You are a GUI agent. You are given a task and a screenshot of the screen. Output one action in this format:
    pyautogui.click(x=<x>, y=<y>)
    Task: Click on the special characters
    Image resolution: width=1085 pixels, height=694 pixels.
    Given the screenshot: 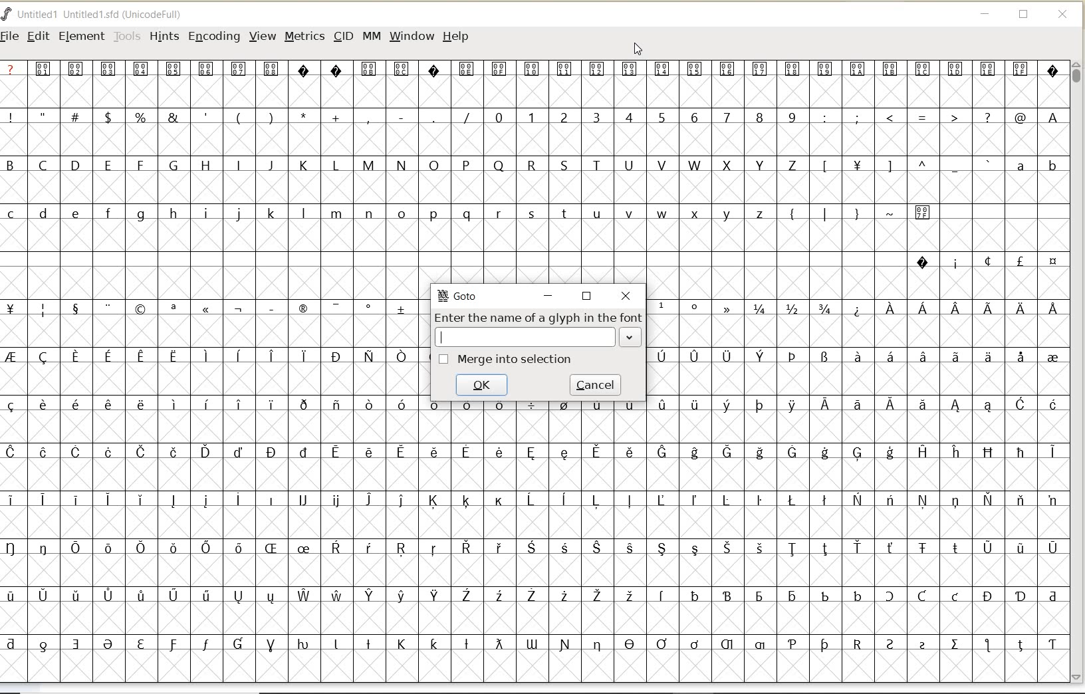 What is the action you would take?
    pyautogui.click(x=533, y=528)
    